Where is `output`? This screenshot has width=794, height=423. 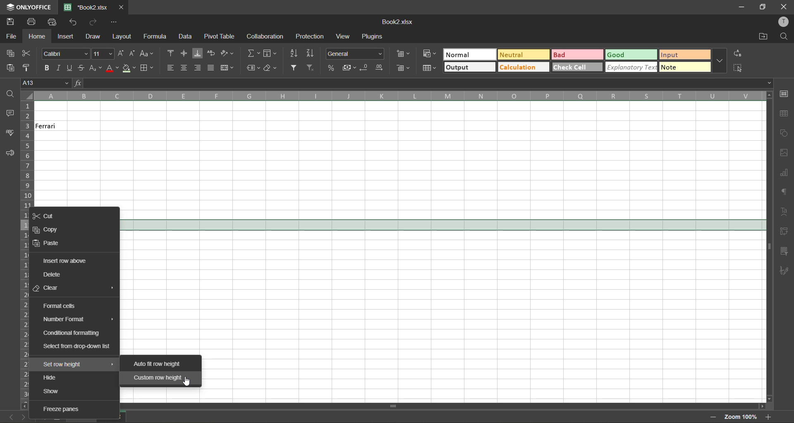
output is located at coordinates (469, 67).